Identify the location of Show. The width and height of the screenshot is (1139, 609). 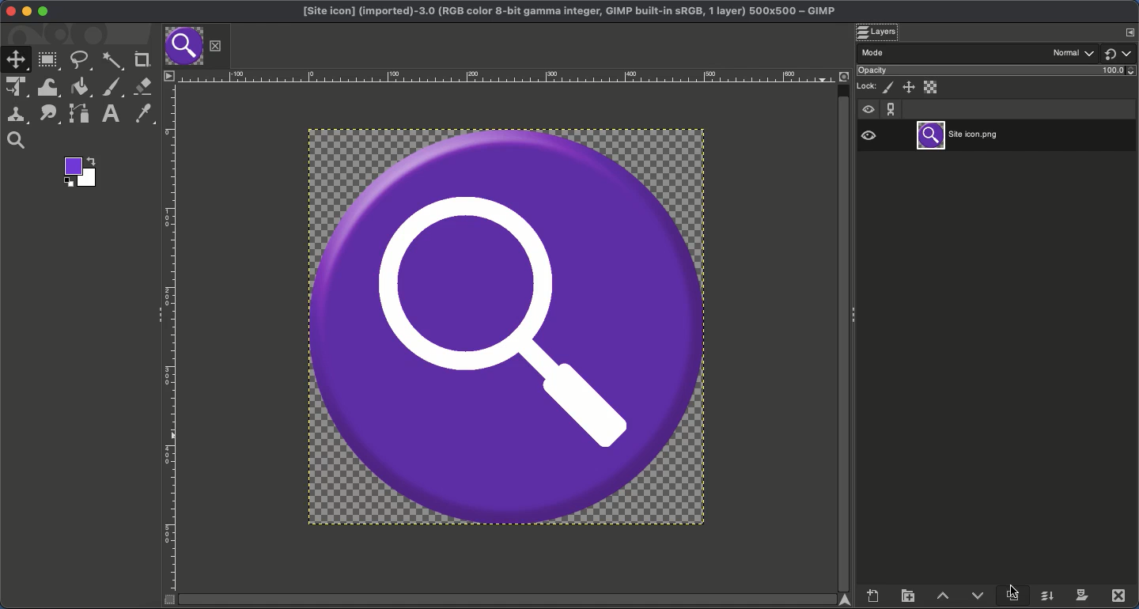
(868, 133).